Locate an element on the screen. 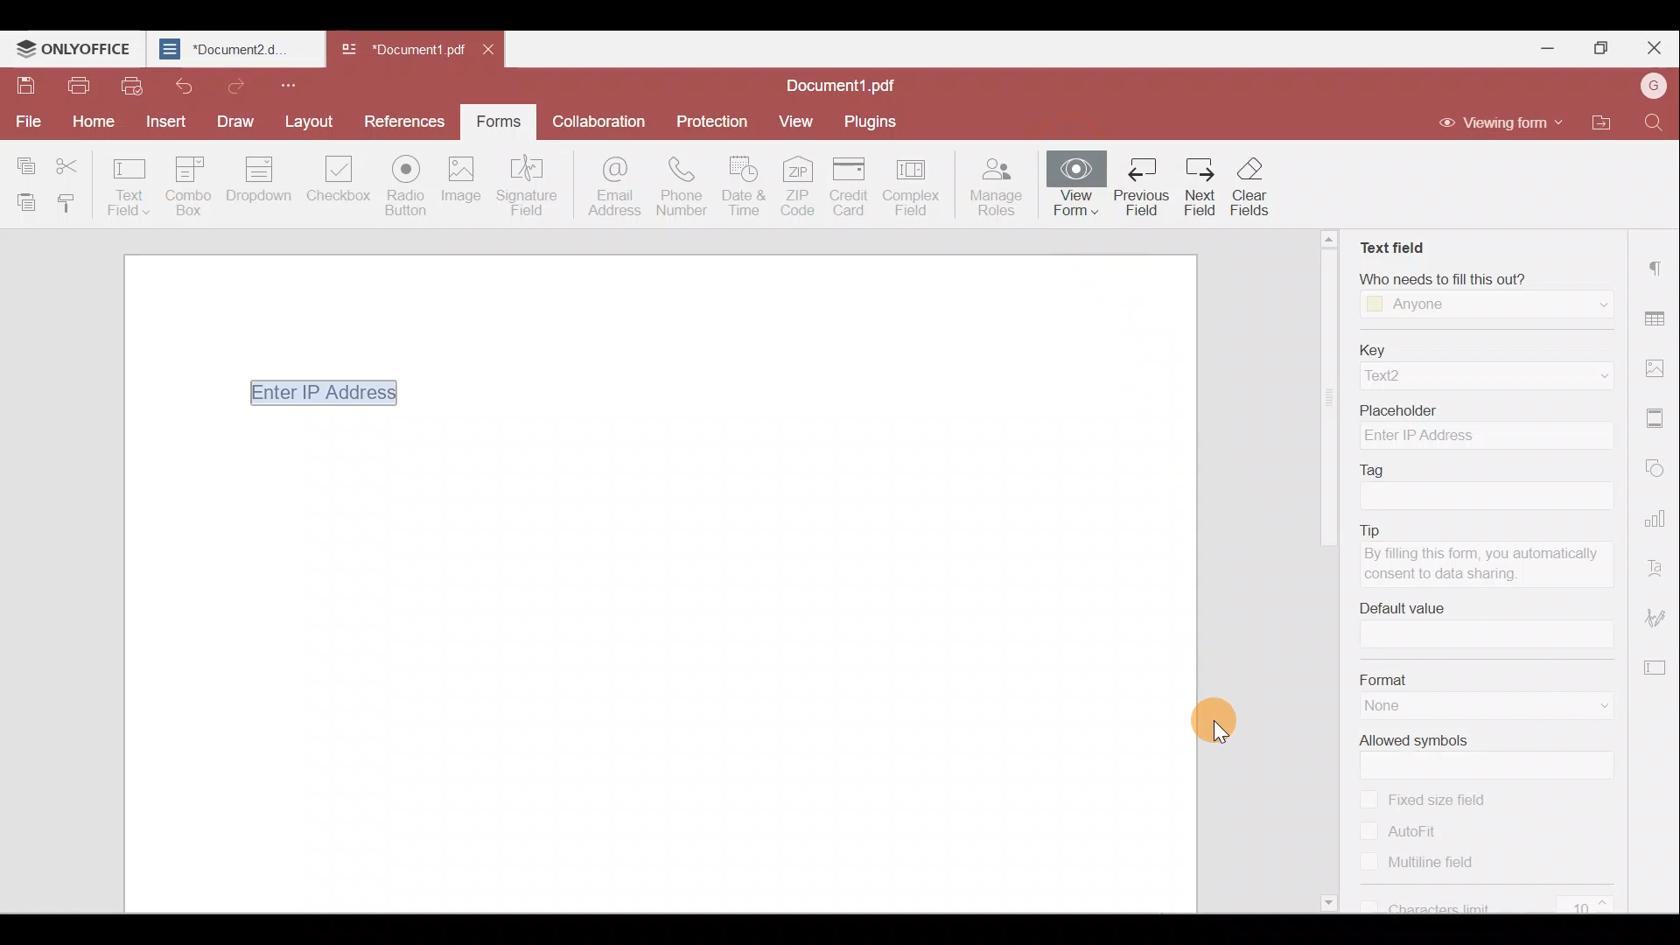 This screenshot has height=945, width=1680. Redo is located at coordinates (235, 86).